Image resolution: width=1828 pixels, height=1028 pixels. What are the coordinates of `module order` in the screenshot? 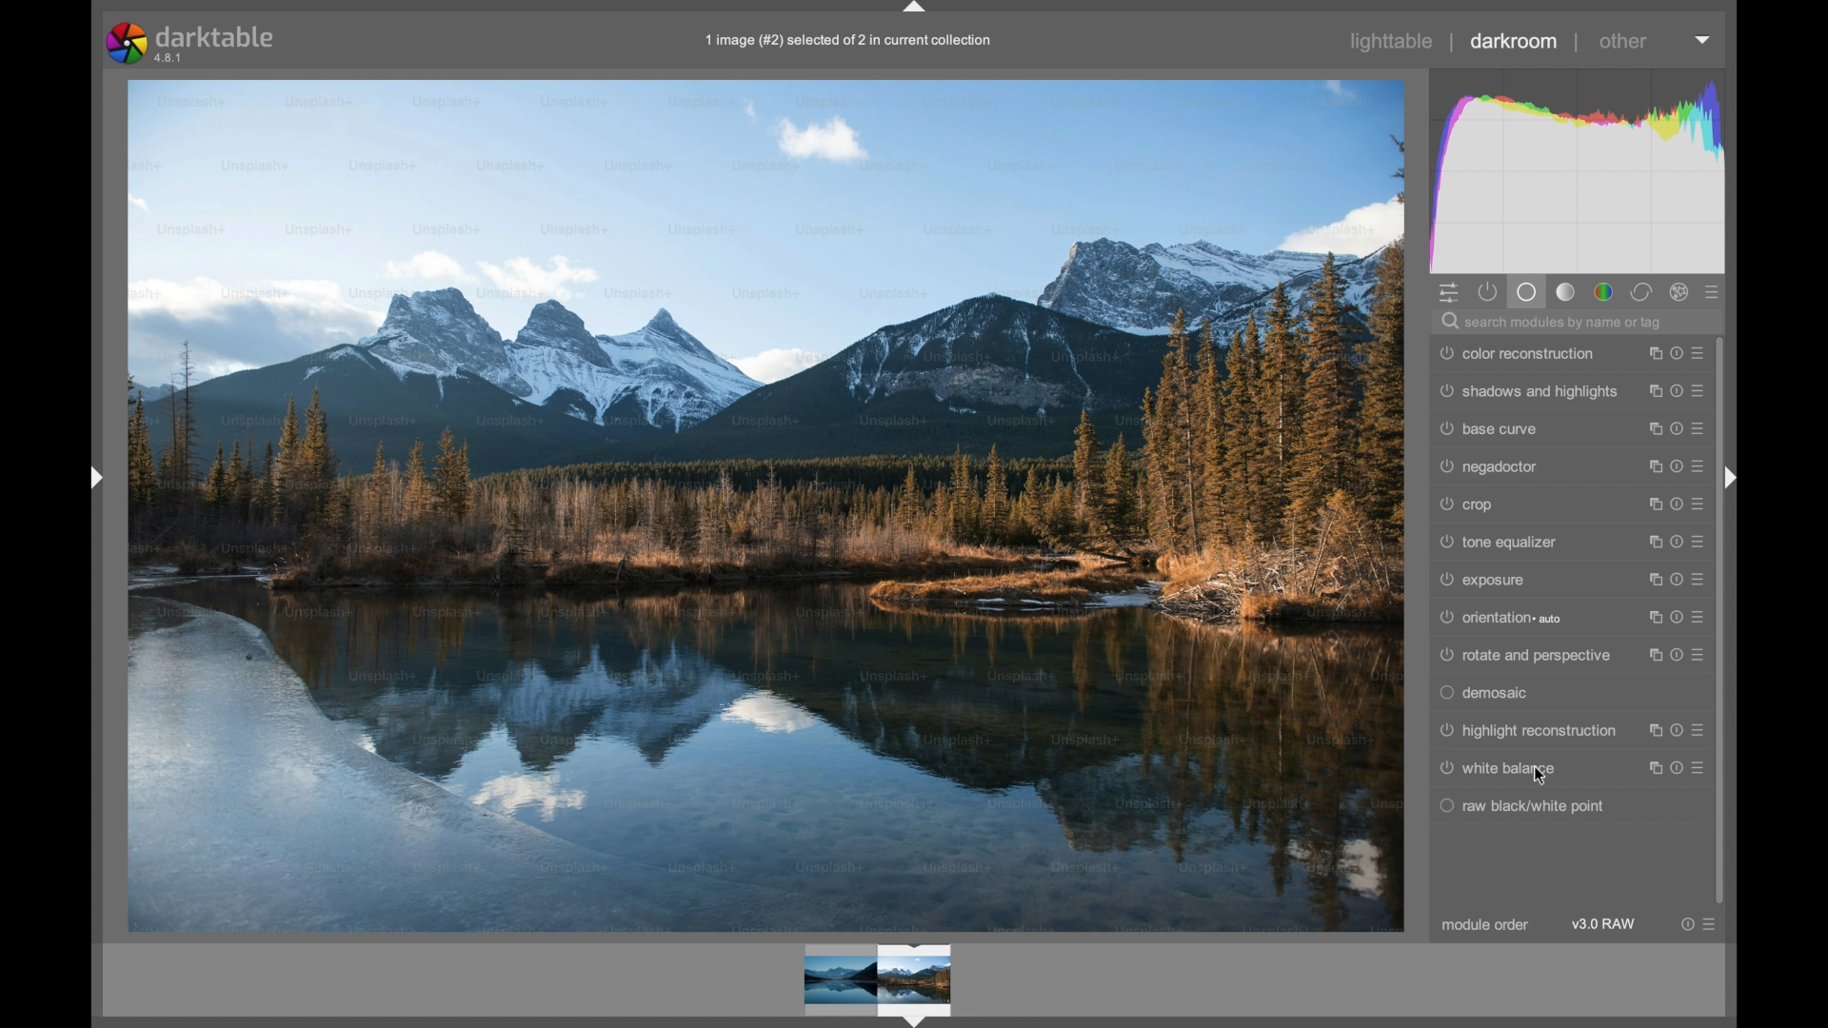 It's located at (1486, 926).